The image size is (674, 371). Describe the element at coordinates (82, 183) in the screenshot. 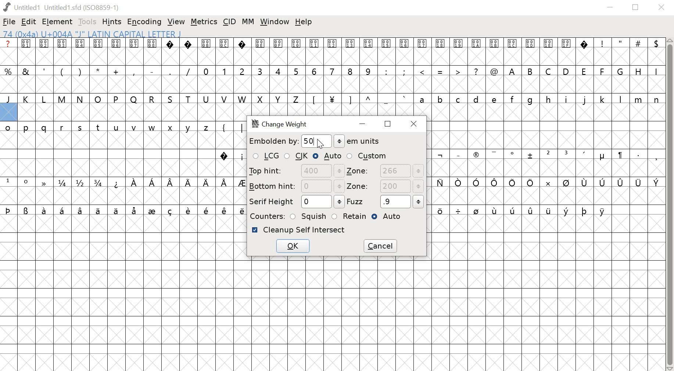

I see `fractions` at that location.